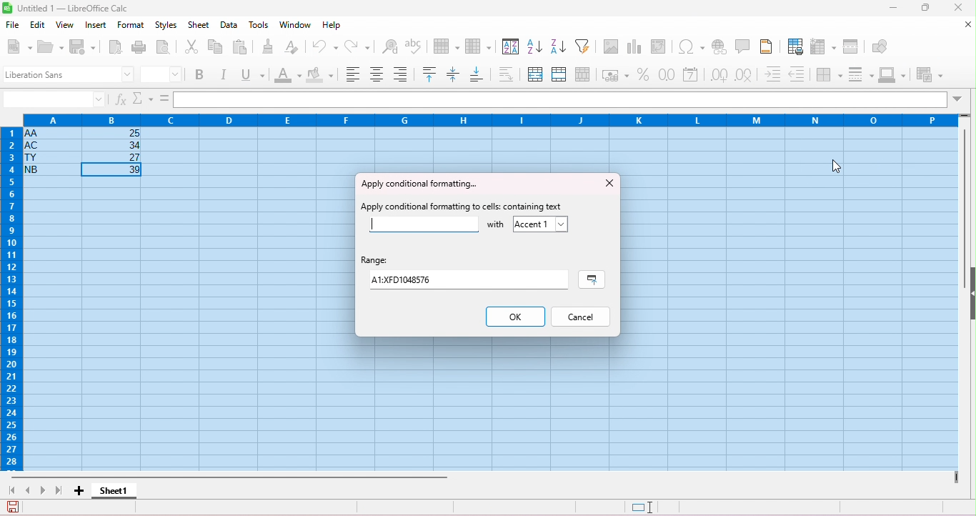 The image size is (976, 516). Describe the element at coordinates (585, 46) in the screenshot. I see `filter` at that location.